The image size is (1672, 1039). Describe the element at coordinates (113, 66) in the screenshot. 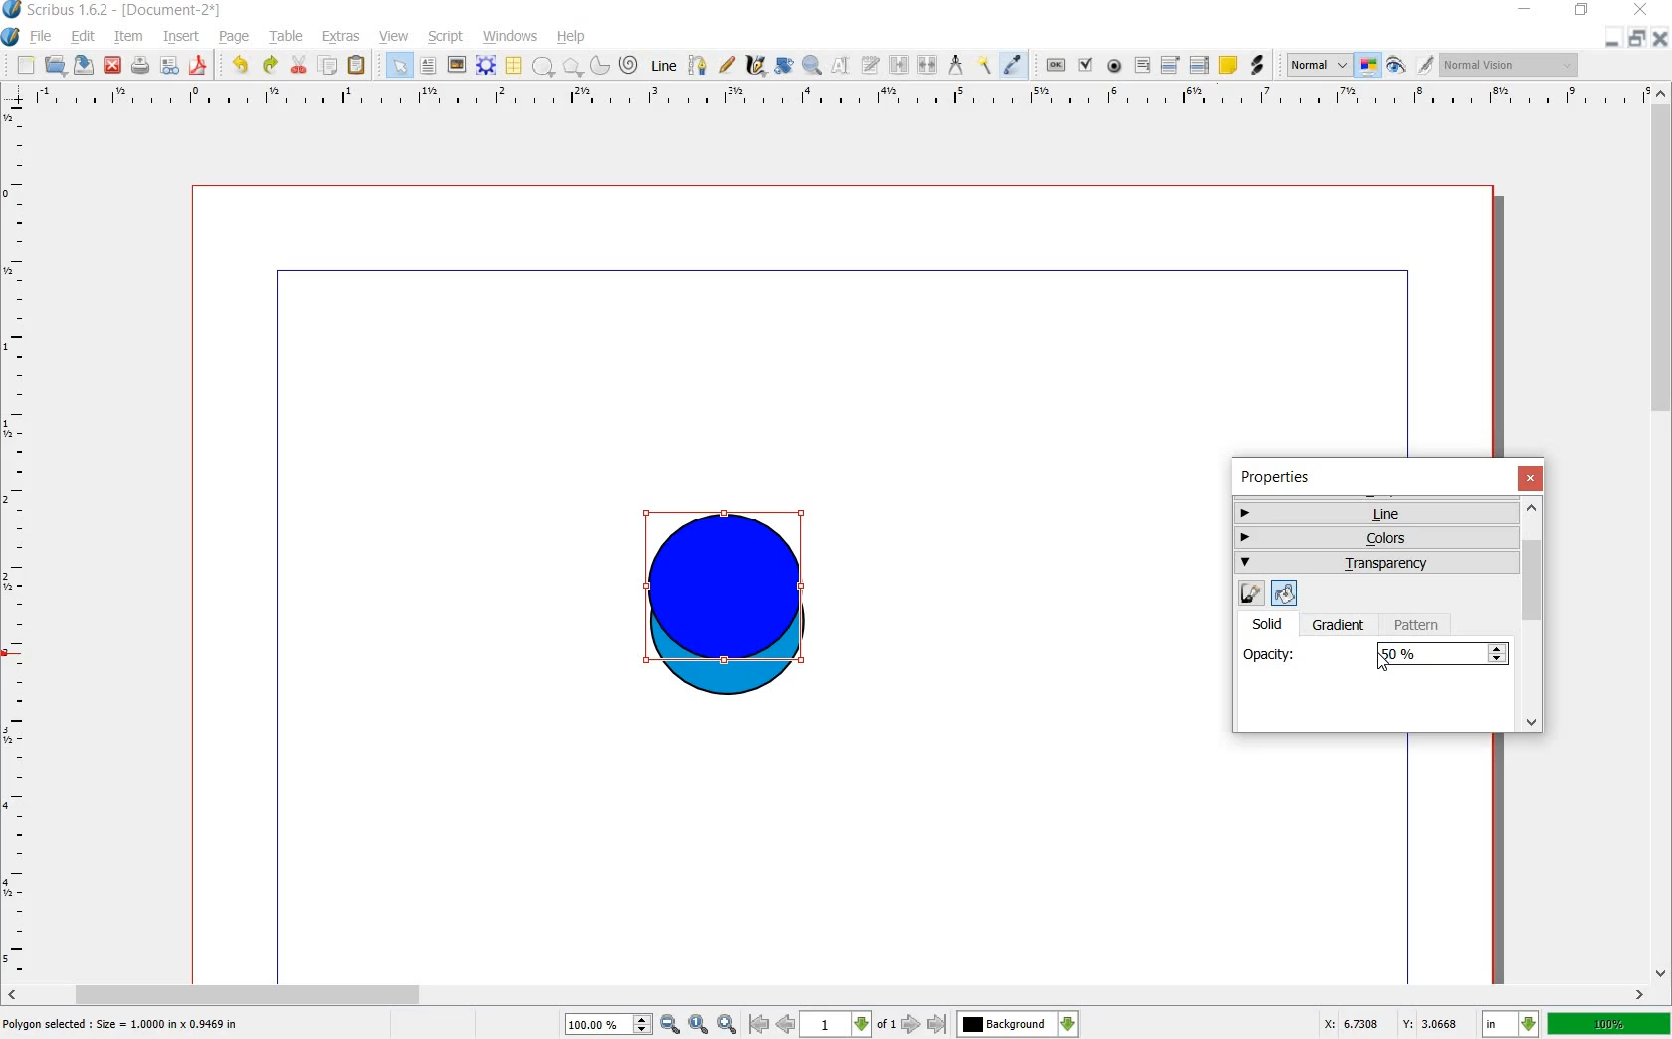

I see `close` at that location.